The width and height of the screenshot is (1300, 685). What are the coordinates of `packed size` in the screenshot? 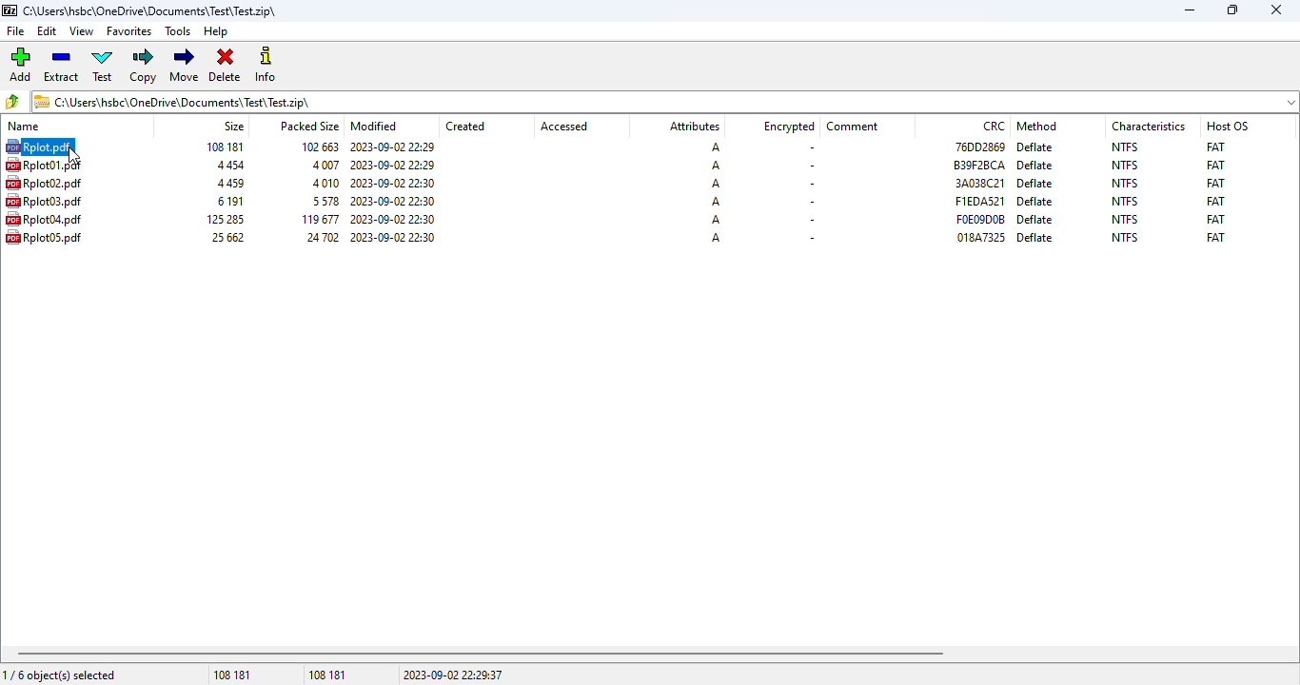 It's located at (308, 125).